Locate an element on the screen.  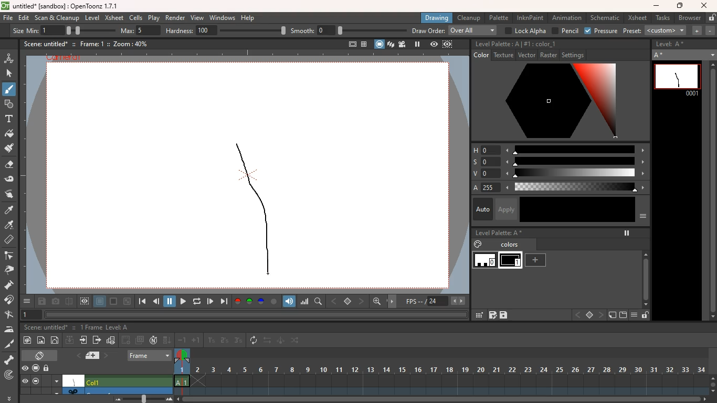
+1 is located at coordinates (196, 341).